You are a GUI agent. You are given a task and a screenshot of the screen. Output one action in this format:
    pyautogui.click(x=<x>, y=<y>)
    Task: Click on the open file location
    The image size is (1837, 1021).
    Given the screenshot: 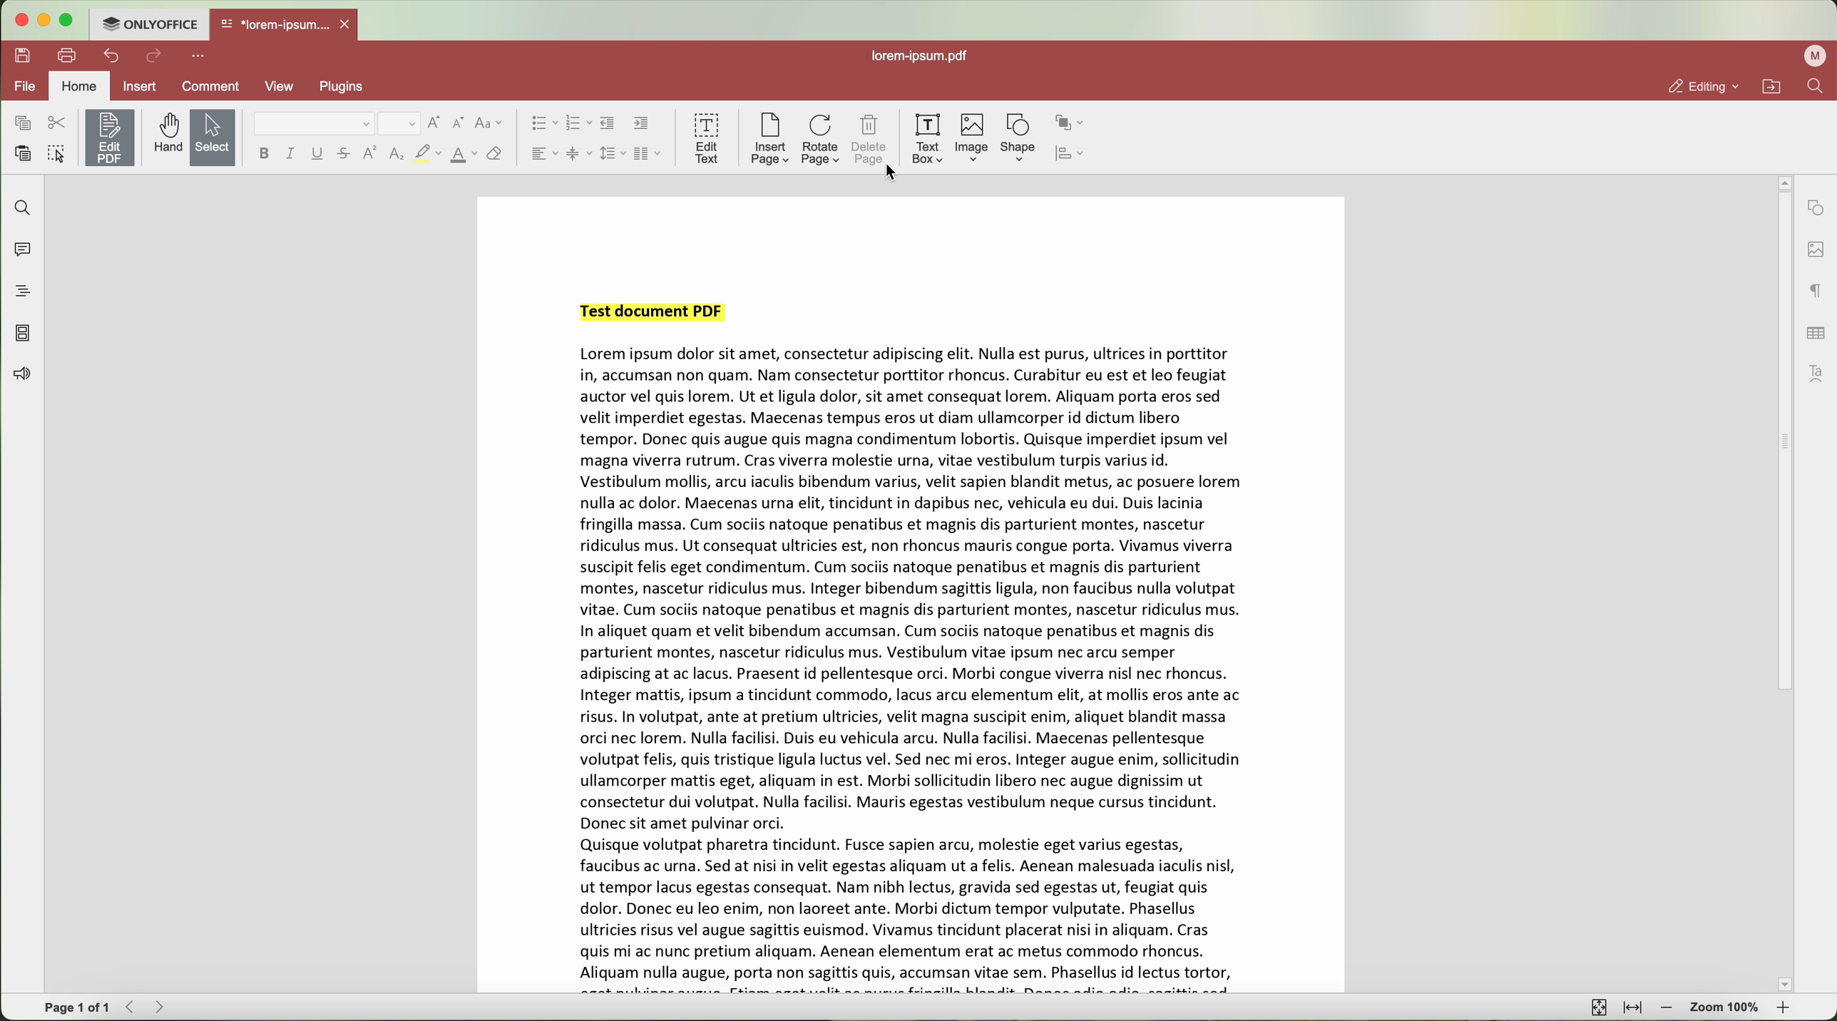 What is the action you would take?
    pyautogui.click(x=1773, y=86)
    